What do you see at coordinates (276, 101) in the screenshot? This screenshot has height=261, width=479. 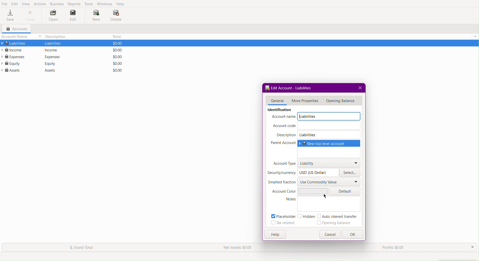 I see `General` at bounding box center [276, 101].